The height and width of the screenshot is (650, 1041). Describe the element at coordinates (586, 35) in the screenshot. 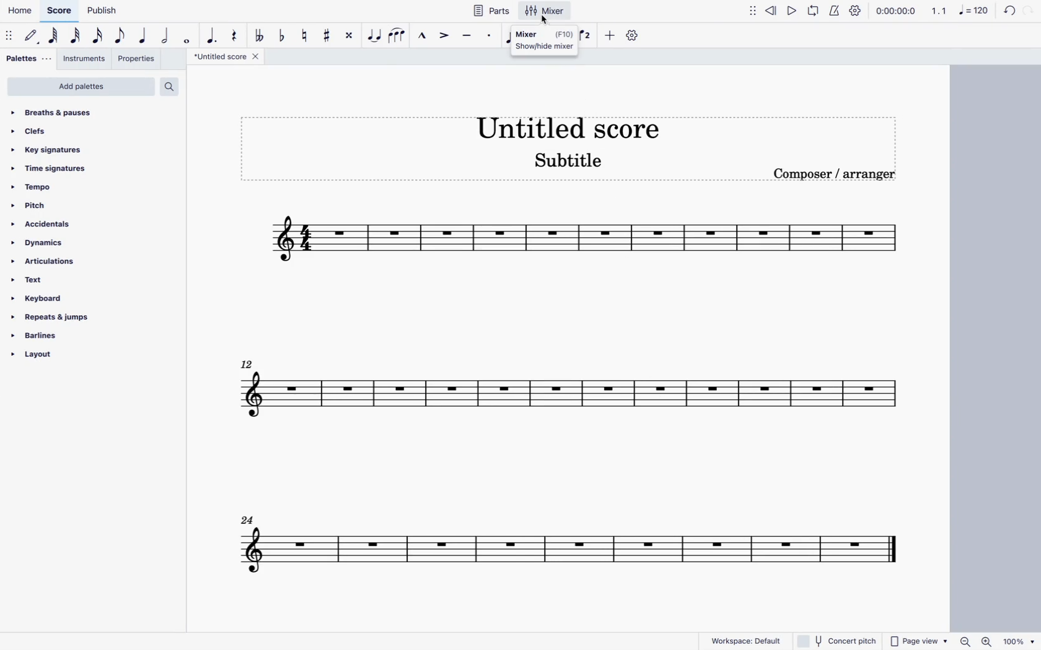

I see `voice 2` at that location.